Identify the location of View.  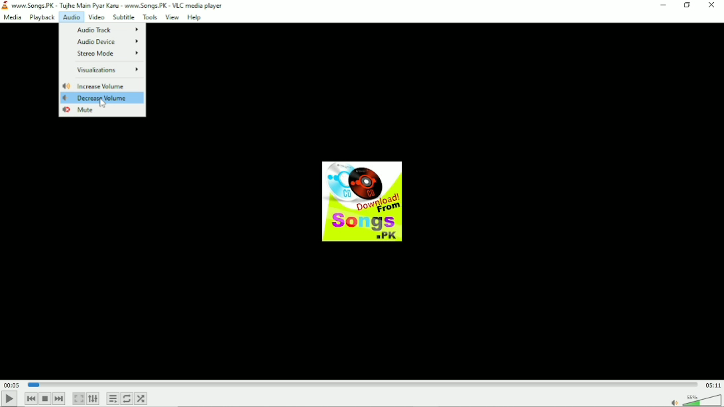
(171, 17).